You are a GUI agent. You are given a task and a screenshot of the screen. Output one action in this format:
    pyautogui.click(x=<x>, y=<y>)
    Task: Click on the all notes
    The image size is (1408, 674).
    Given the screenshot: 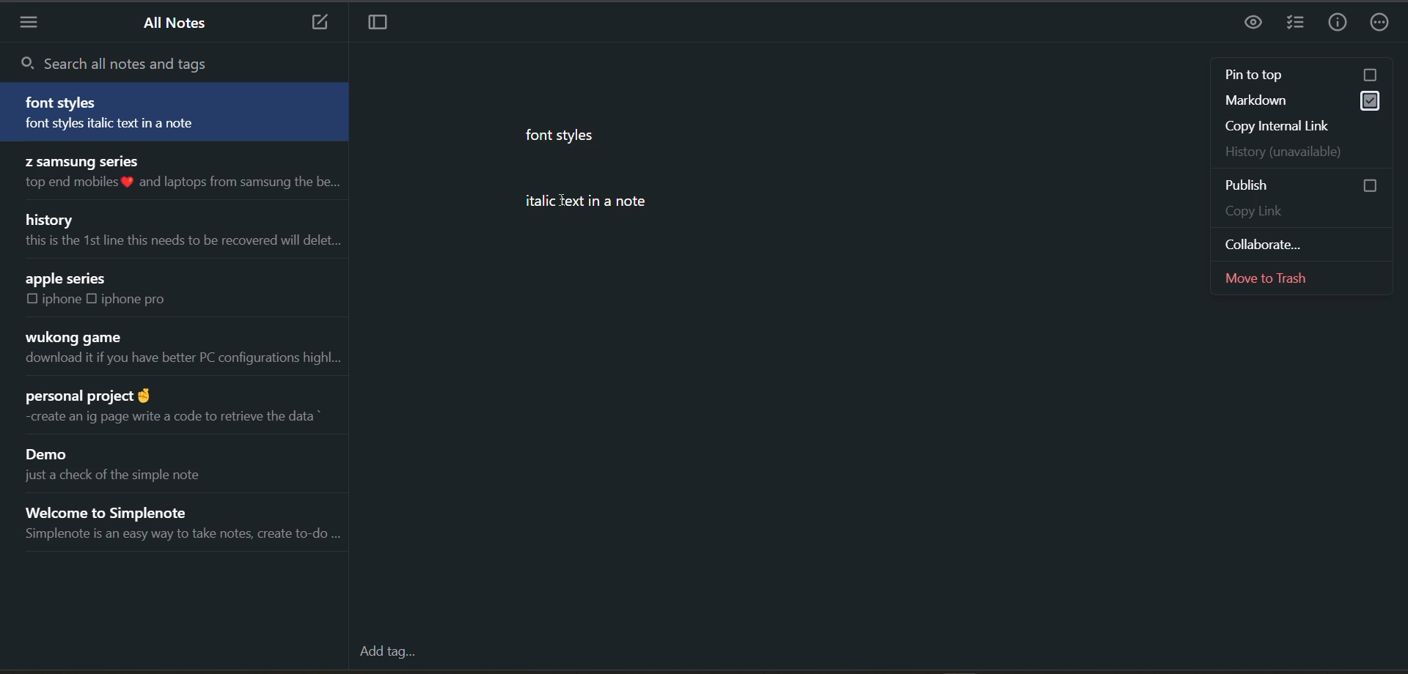 What is the action you would take?
    pyautogui.click(x=179, y=26)
    